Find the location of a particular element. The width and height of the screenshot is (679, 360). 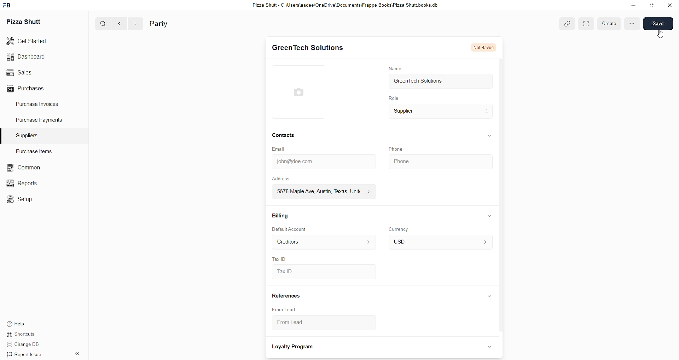

Phone is located at coordinates (397, 149).